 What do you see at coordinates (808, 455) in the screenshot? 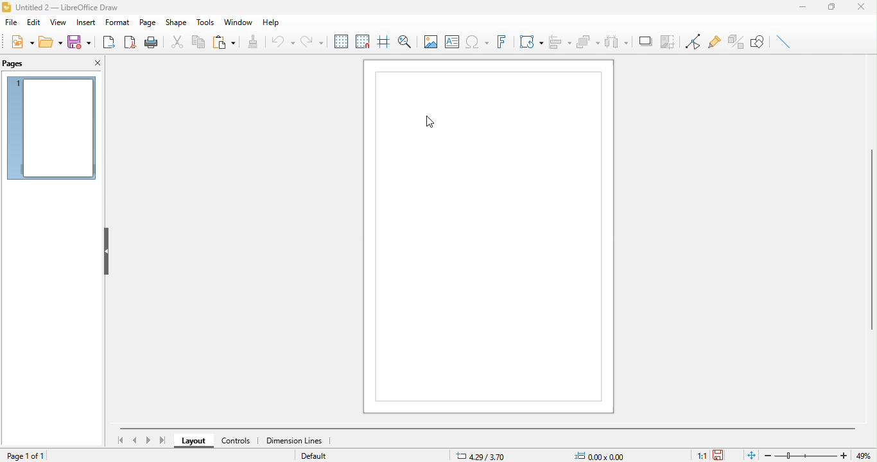
I see `zoom` at bounding box center [808, 455].